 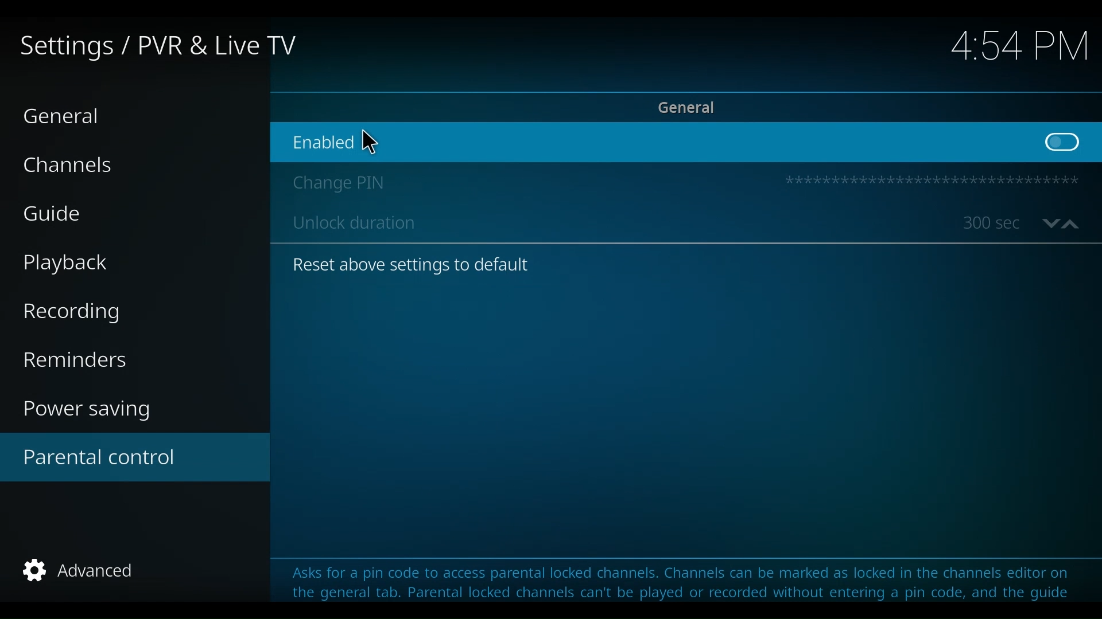 I want to click on General, so click(x=686, y=107).